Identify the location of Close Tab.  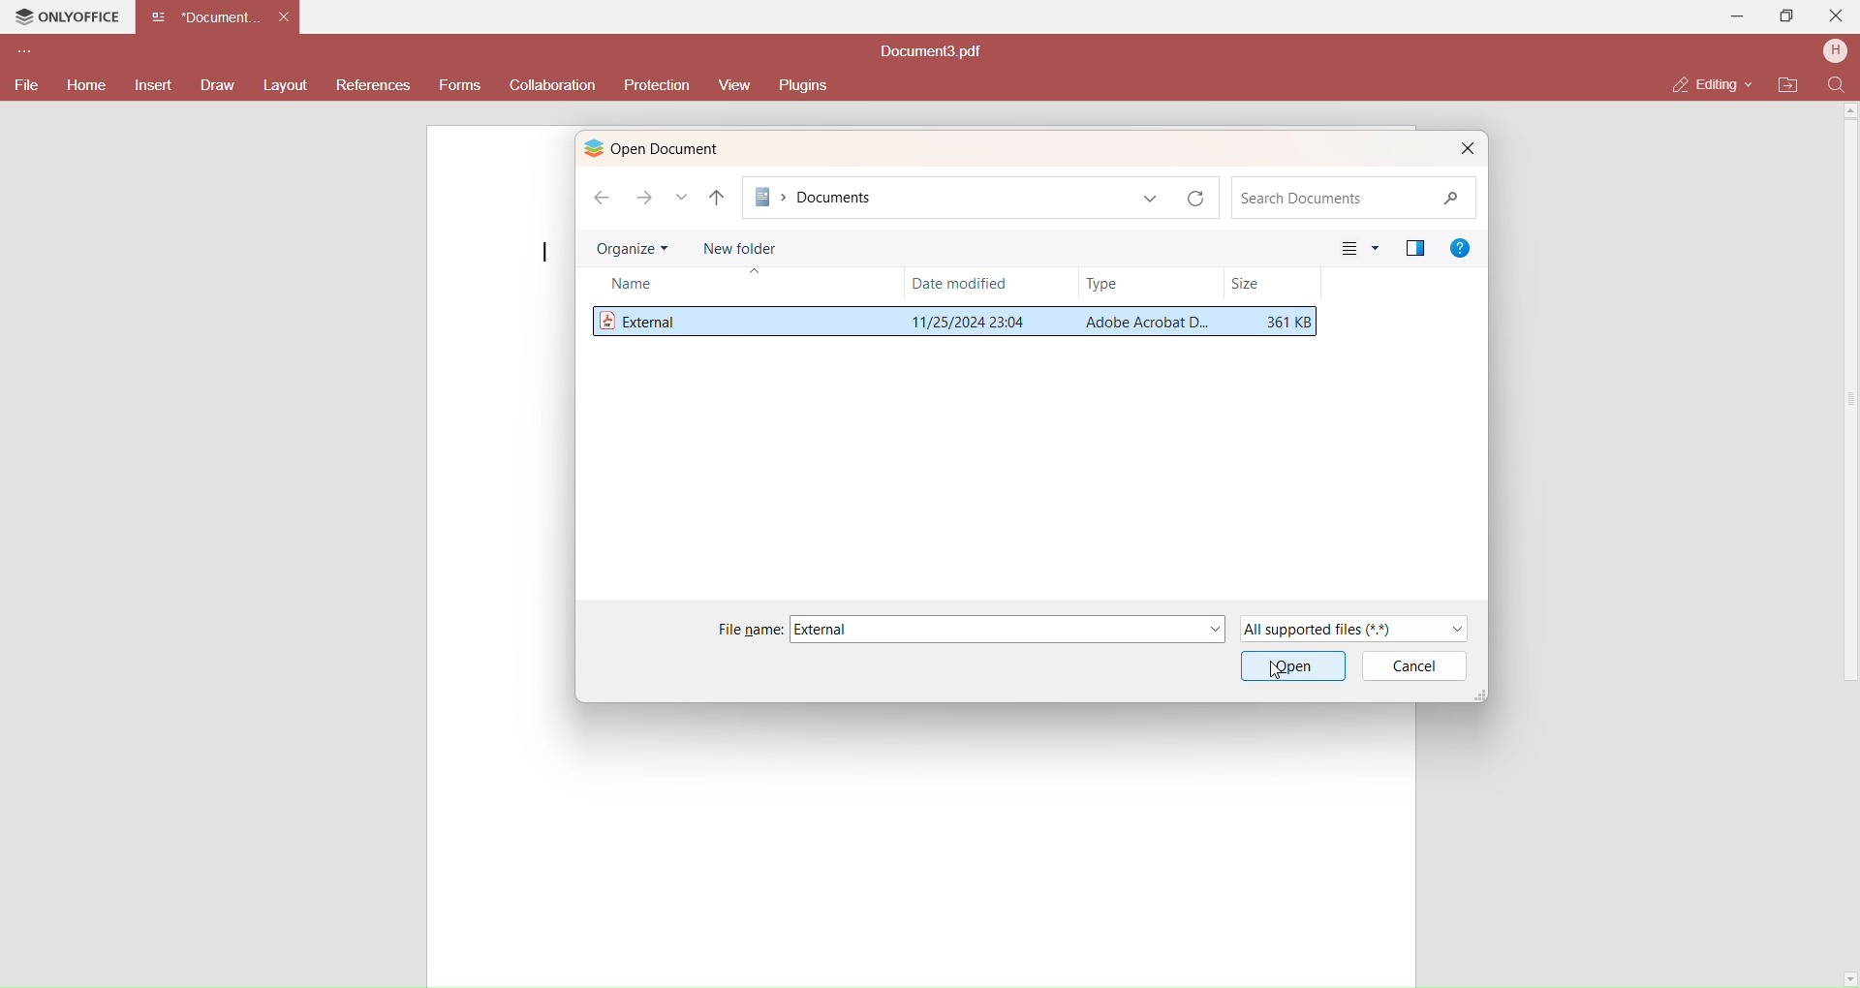
(284, 16).